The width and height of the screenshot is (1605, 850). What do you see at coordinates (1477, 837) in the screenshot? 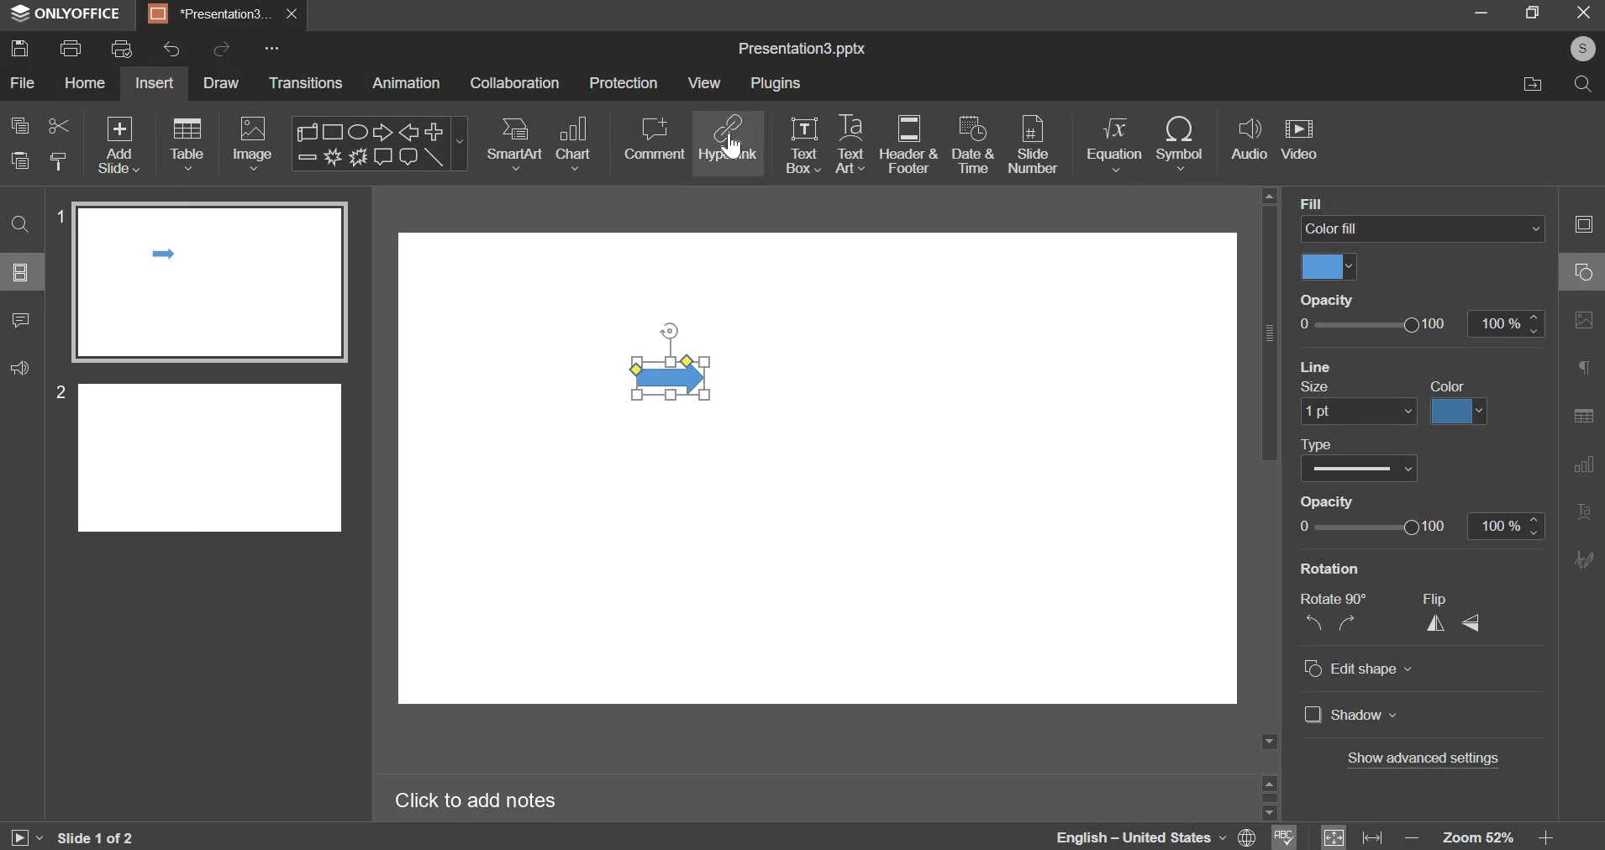
I see `zoom 52%` at bounding box center [1477, 837].